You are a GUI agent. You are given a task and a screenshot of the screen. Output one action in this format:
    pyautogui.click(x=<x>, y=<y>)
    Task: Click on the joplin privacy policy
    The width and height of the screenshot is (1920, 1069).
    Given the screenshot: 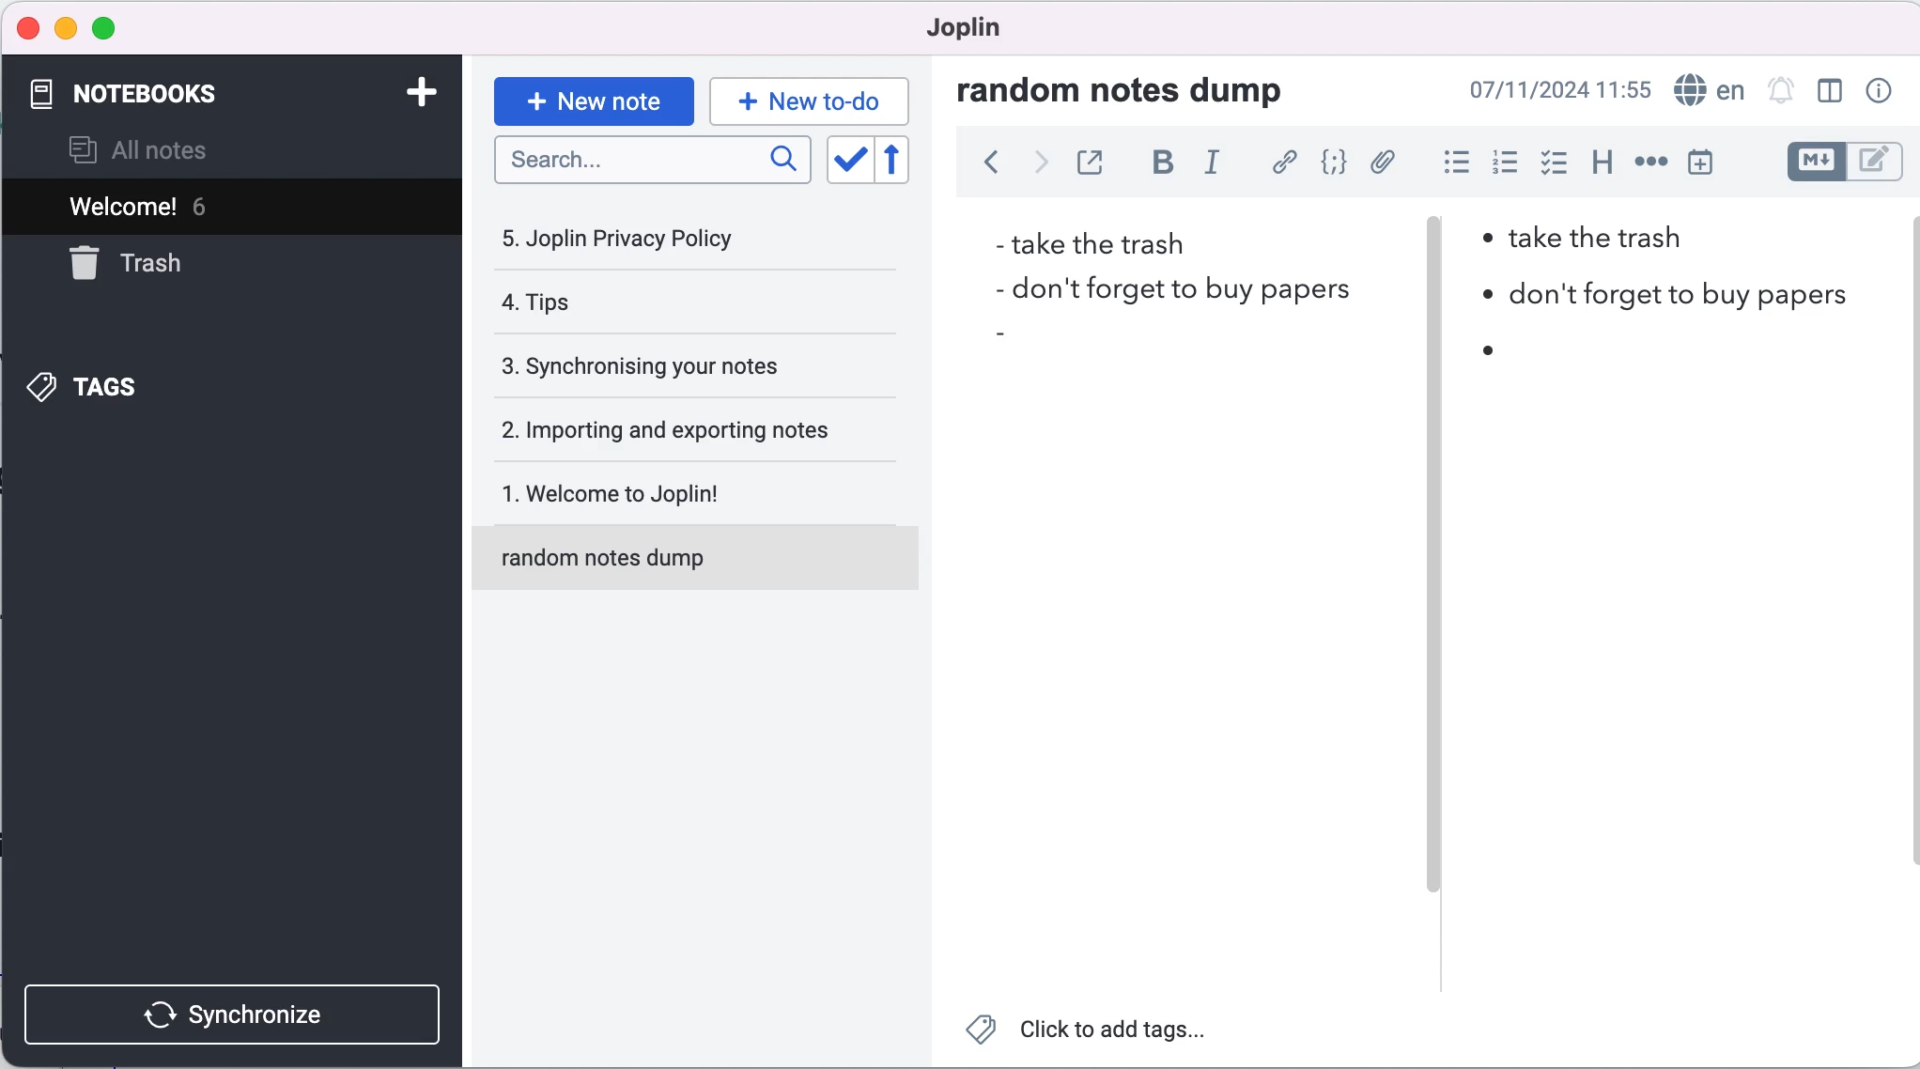 What is the action you would take?
    pyautogui.click(x=640, y=238)
    